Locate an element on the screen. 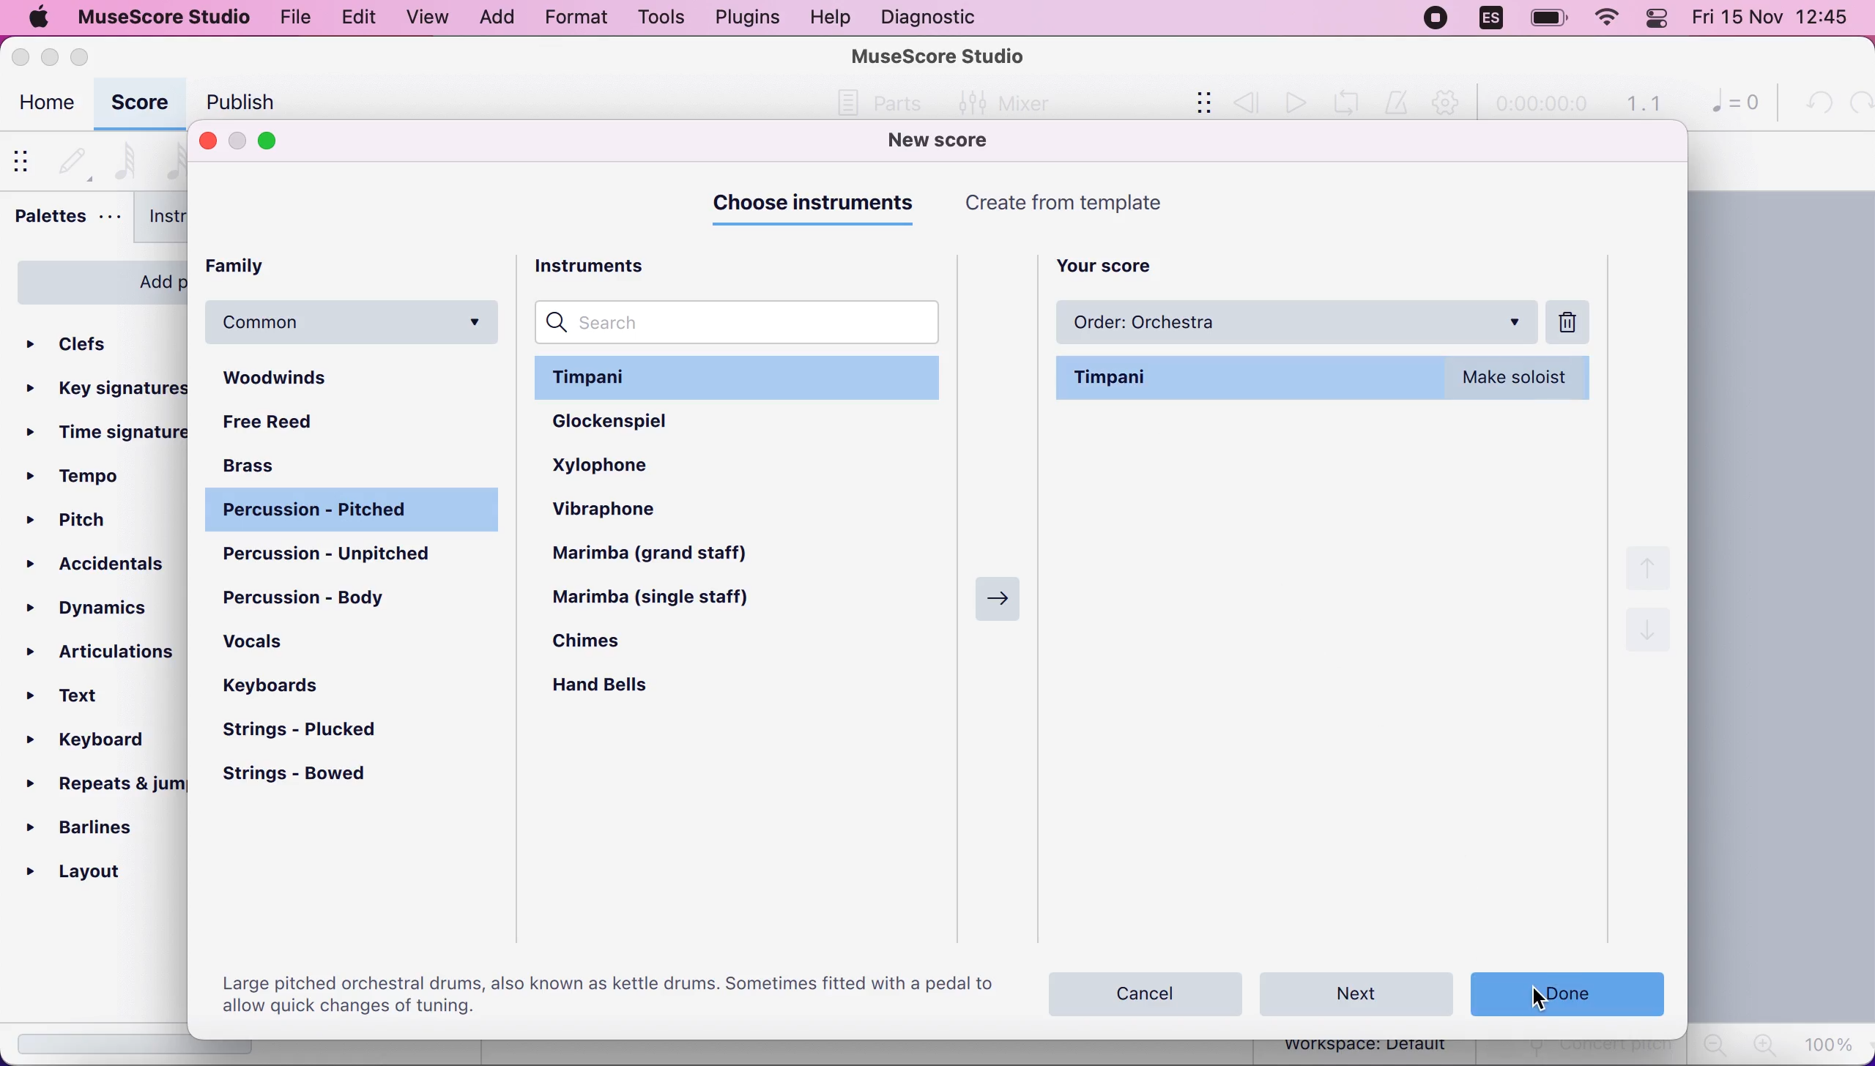 The height and width of the screenshot is (1066, 1875). next is located at coordinates (1358, 992).